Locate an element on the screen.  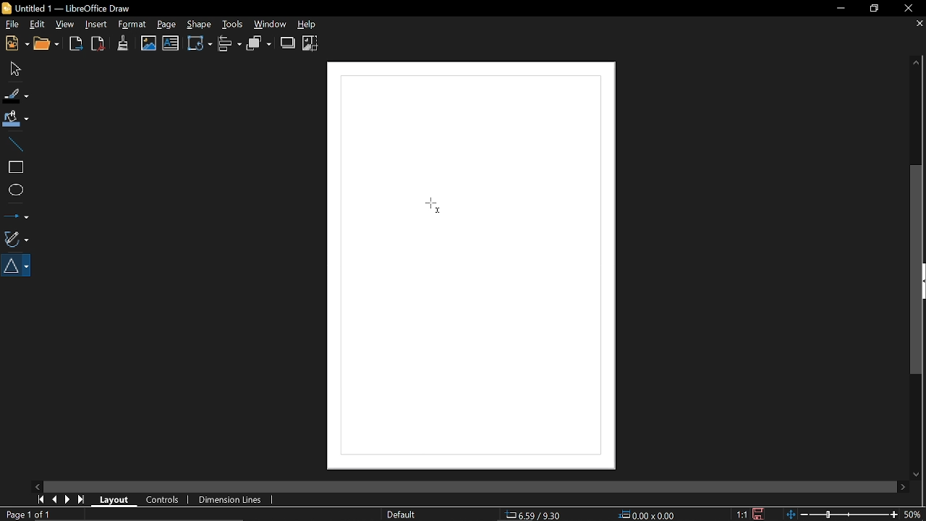
Lines and arrows is located at coordinates (16, 213).